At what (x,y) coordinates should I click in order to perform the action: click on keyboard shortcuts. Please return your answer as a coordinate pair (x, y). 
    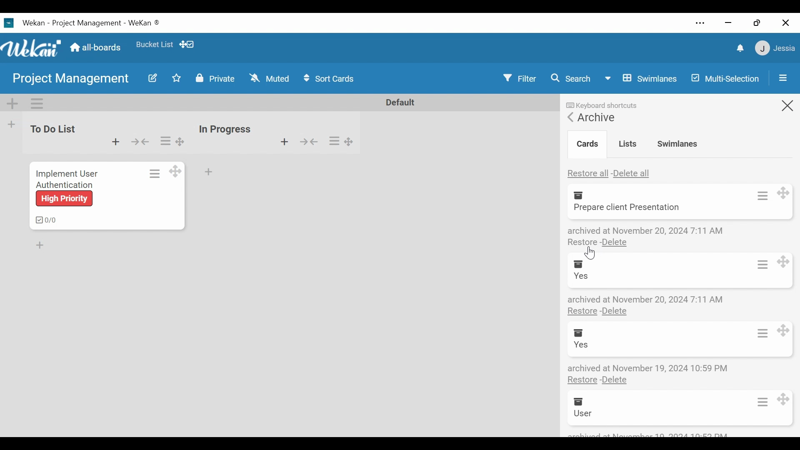
    Looking at the image, I should click on (604, 102).